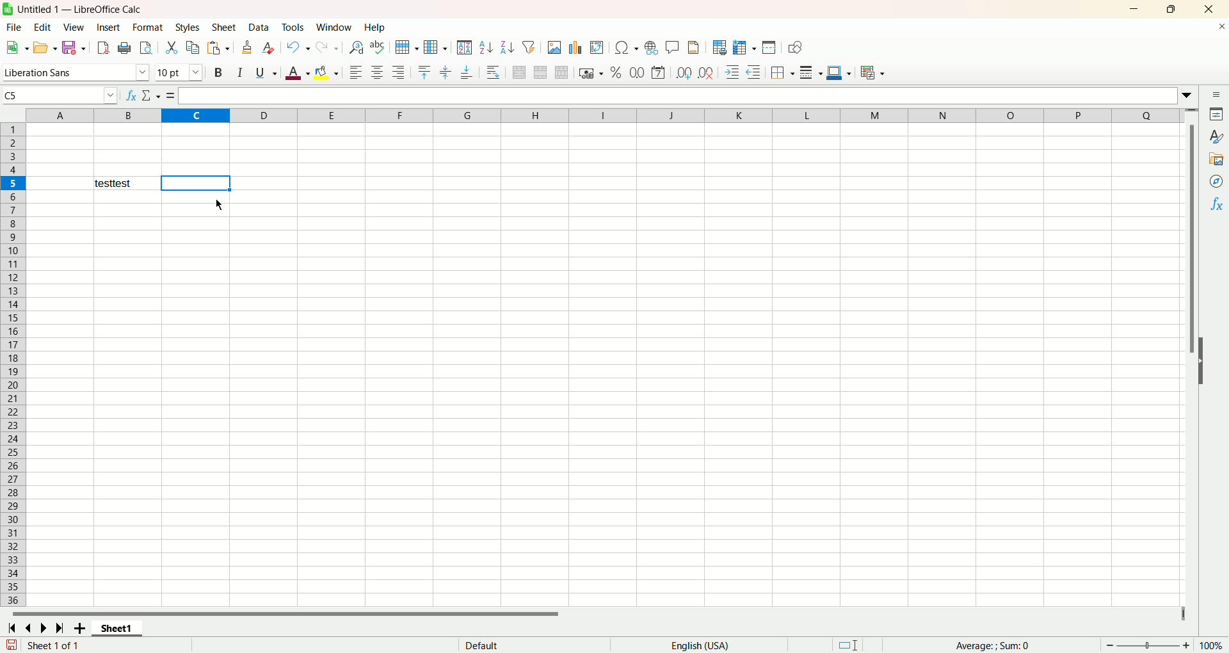 This screenshot has width=1229, height=653. I want to click on add decimal place, so click(684, 73).